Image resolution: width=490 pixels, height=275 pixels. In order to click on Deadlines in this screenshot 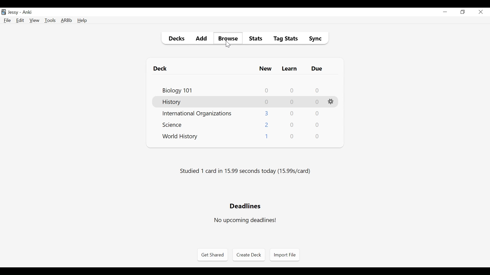, I will do `click(245, 206)`.